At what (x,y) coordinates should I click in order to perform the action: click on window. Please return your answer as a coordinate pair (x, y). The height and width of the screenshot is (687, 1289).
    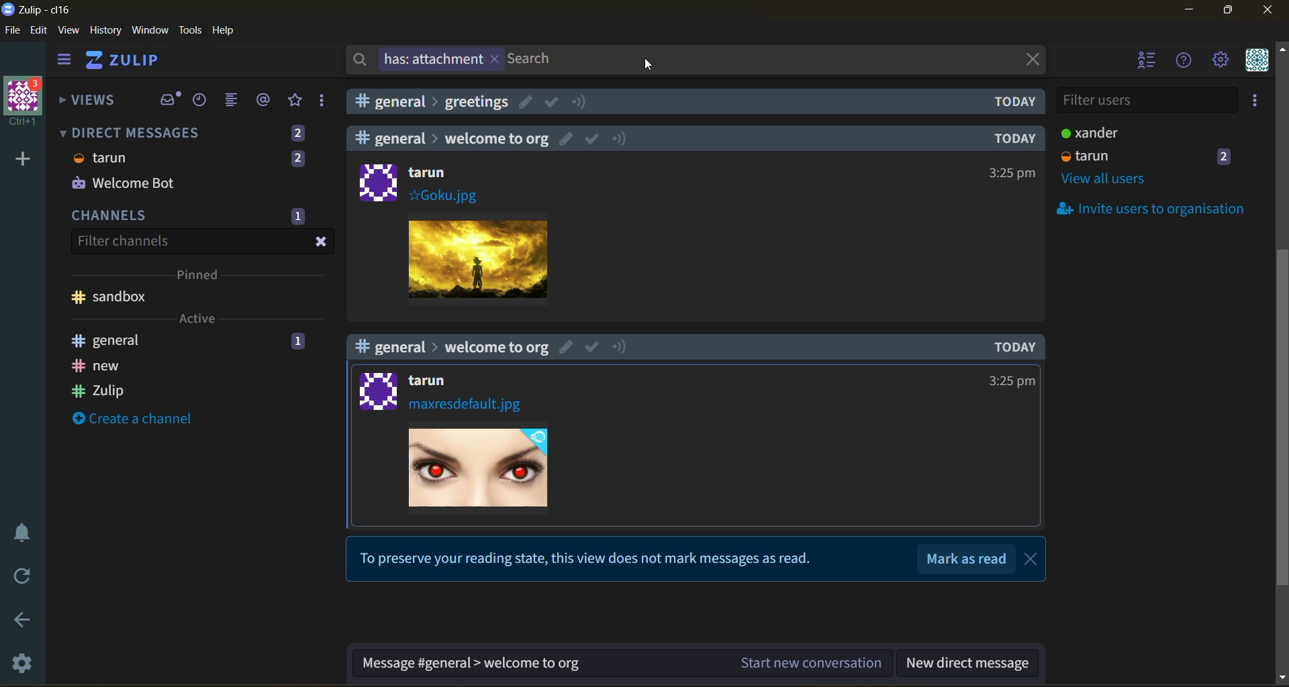
    Looking at the image, I should click on (150, 30).